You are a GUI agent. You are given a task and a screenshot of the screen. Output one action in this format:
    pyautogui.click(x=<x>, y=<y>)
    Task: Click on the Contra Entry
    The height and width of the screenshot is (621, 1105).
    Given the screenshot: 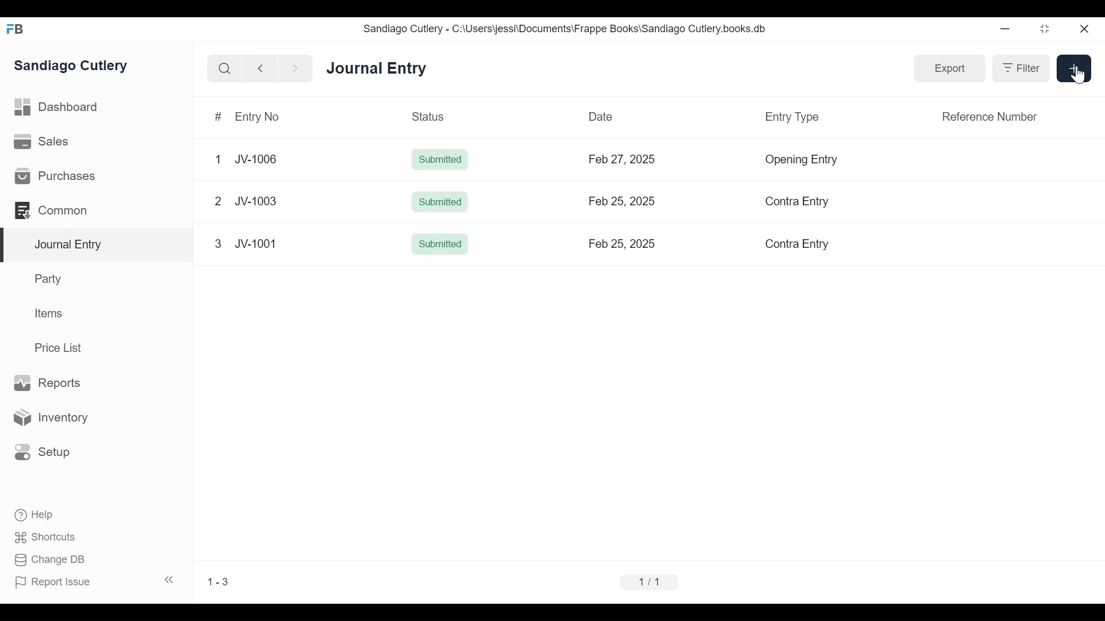 What is the action you would take?
    pyautogui.click(x=796, y=244)
    